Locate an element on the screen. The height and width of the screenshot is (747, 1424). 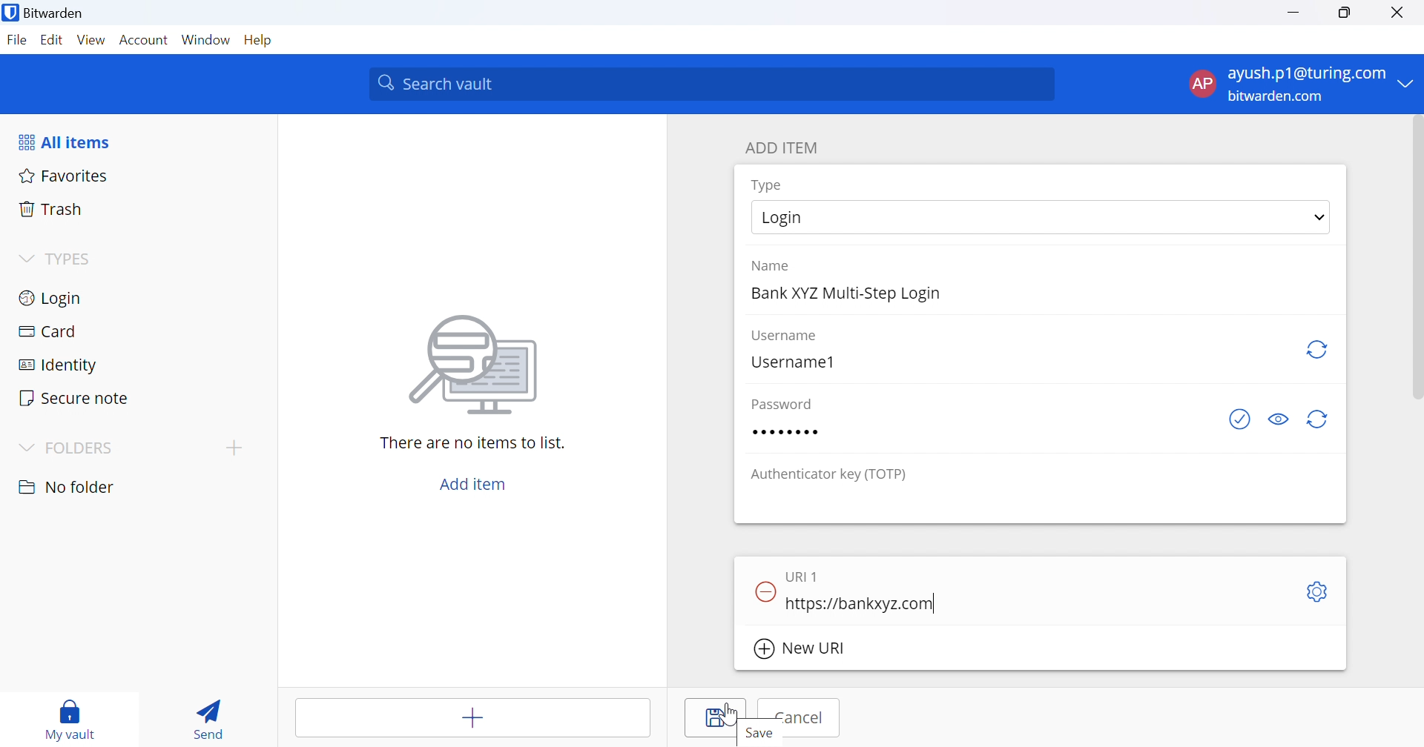
URI 1 is located at coordinates (805, 574).